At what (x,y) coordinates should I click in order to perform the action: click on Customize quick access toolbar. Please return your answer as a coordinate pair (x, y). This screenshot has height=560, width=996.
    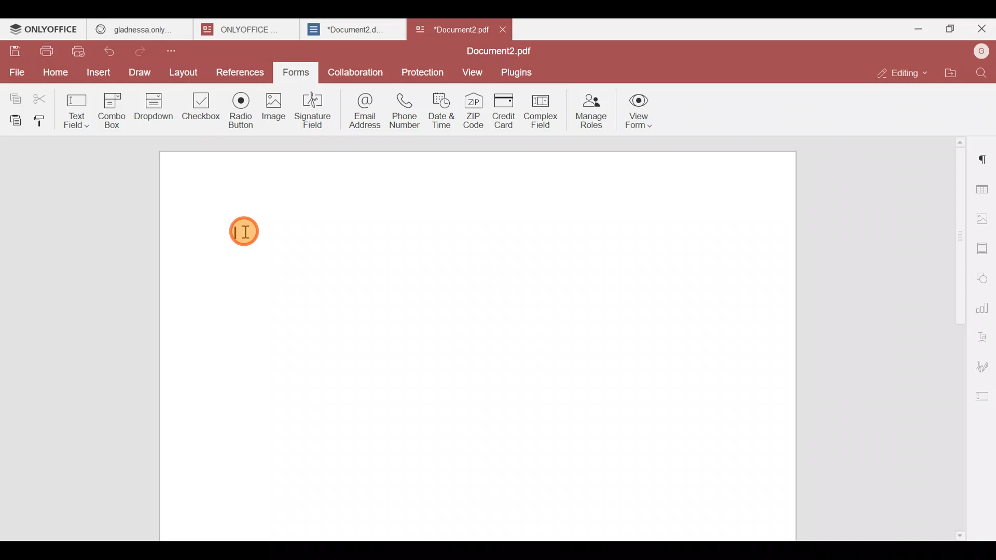
    Looking at the image, I should click on (181, 50).